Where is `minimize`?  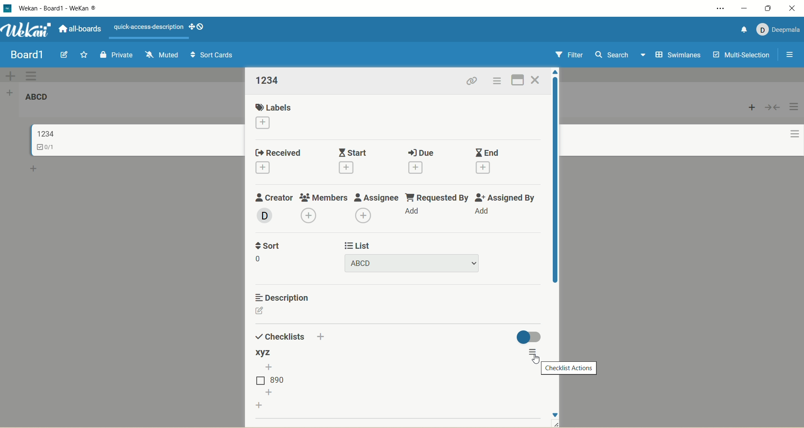 minimize is located at coordinates (745, 9).